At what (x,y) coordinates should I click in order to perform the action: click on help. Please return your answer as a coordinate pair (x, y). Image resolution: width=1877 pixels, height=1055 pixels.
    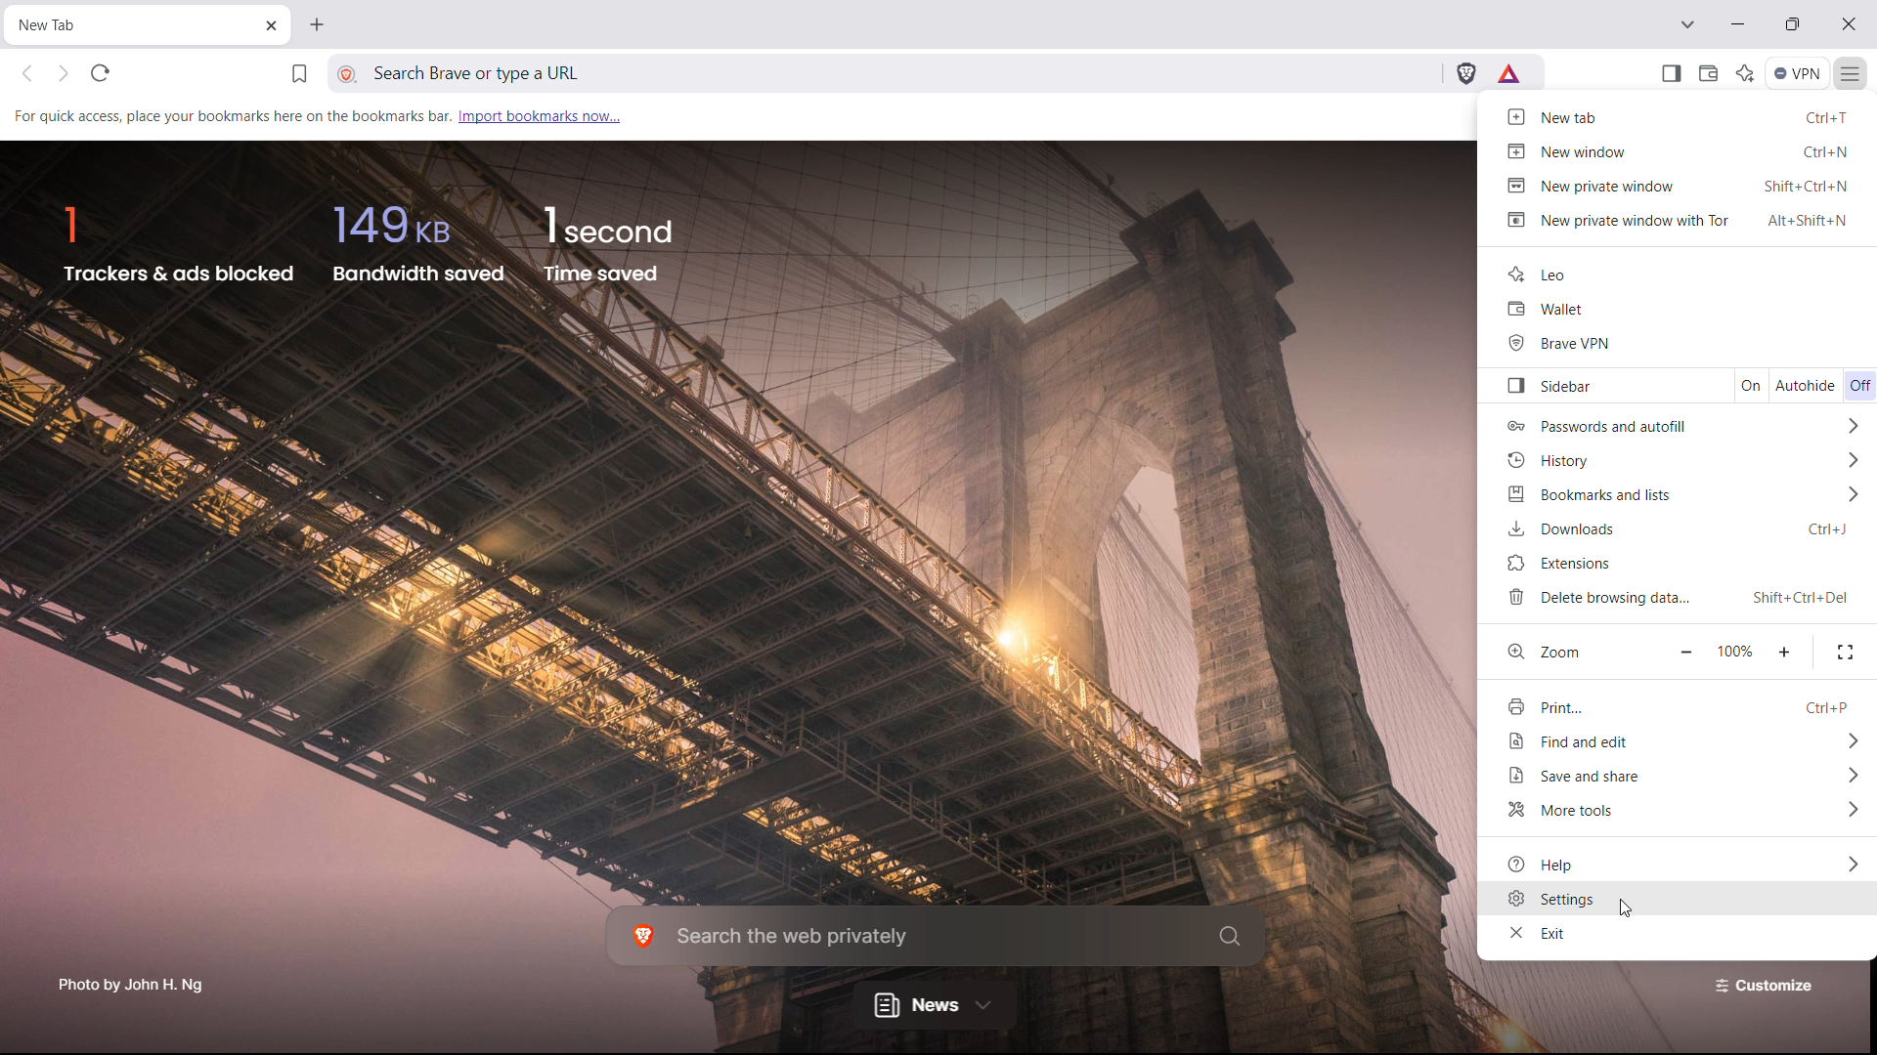
    Looking at the image, I should click on (1676, 862).